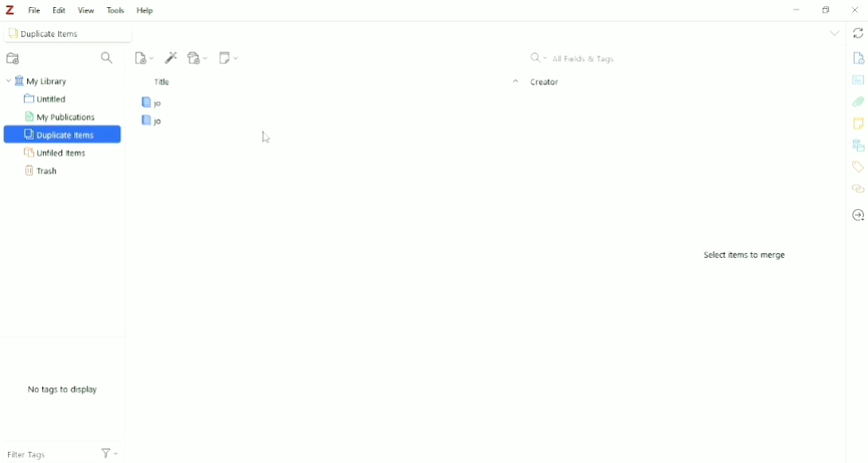  I want to click on Title, so click(335, 82).